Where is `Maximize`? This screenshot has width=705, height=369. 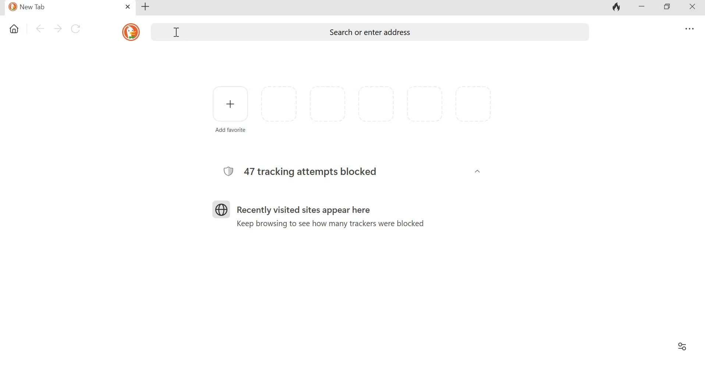 Maximize is located at coordinates (667, 7).